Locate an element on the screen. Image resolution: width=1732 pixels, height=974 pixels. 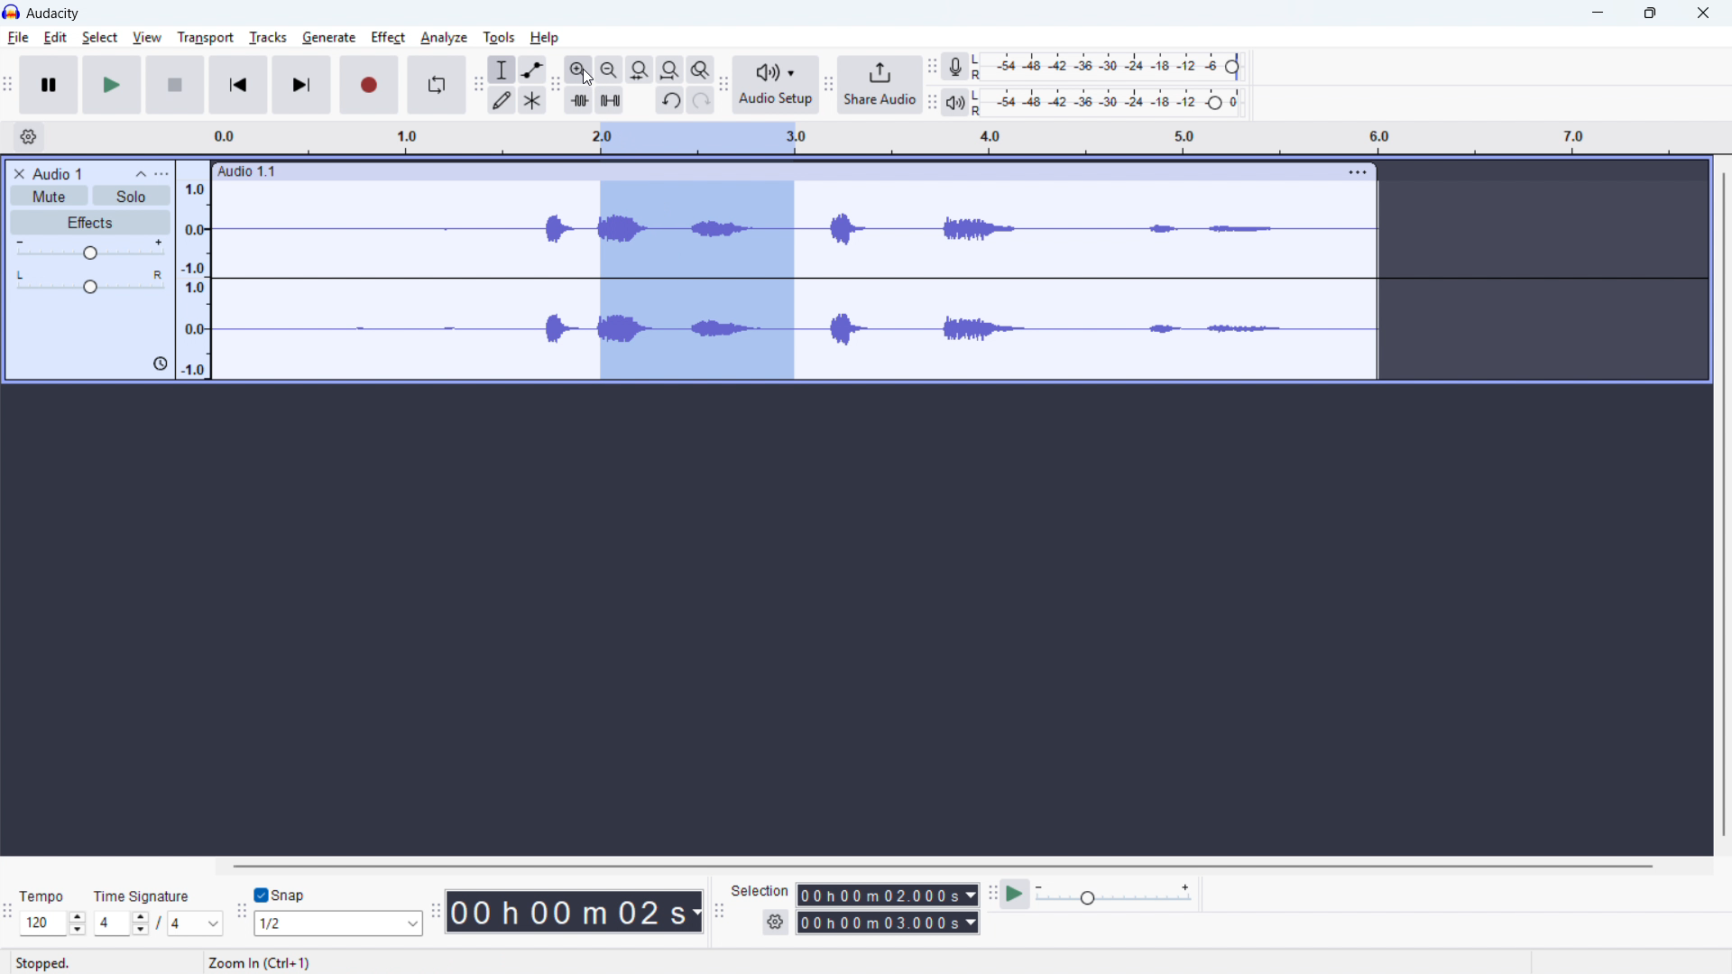
Silence audio selection is located at coordinates (609, 100).